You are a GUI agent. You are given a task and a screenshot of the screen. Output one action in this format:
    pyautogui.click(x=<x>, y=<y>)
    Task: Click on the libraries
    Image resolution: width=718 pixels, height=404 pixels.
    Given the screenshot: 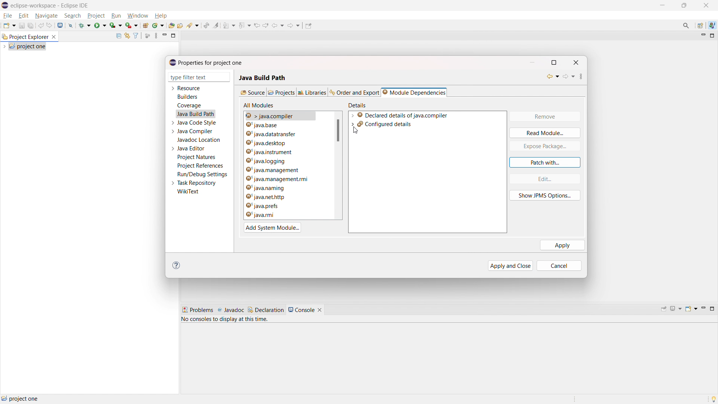 What is the action you would take?
    pyautogui.click(x=313, y=92)
    